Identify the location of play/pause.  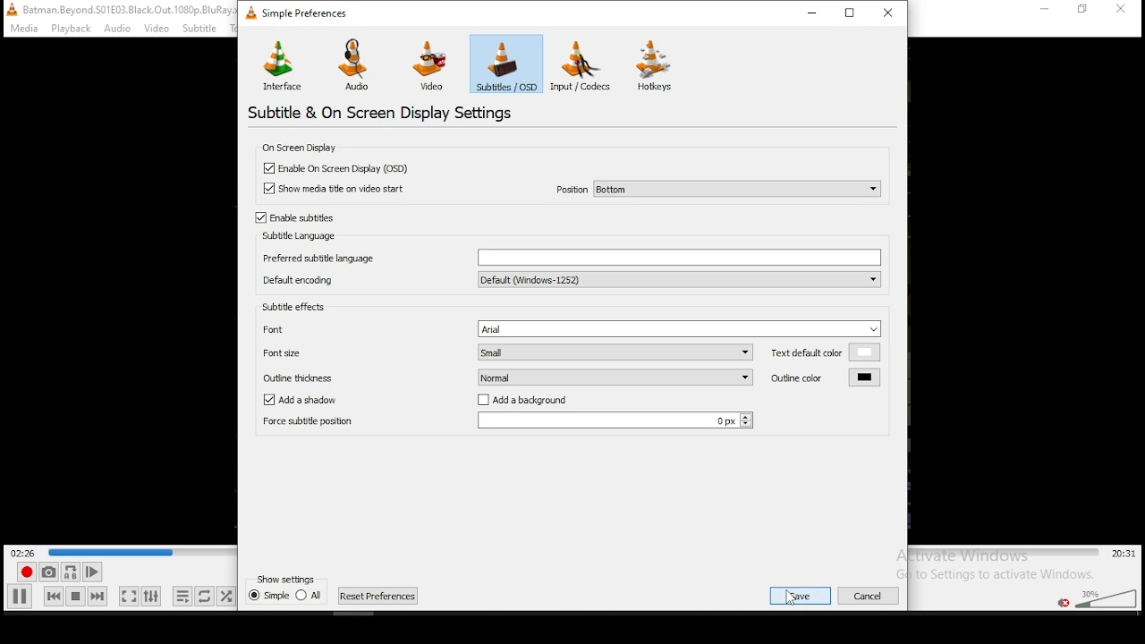
(21, 596).